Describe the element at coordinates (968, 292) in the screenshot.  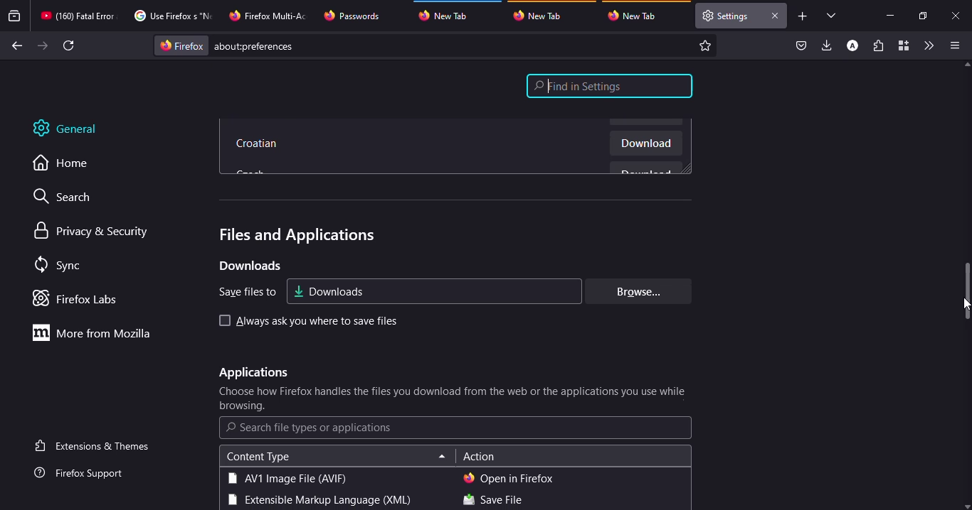
I see `drag to` at that location.